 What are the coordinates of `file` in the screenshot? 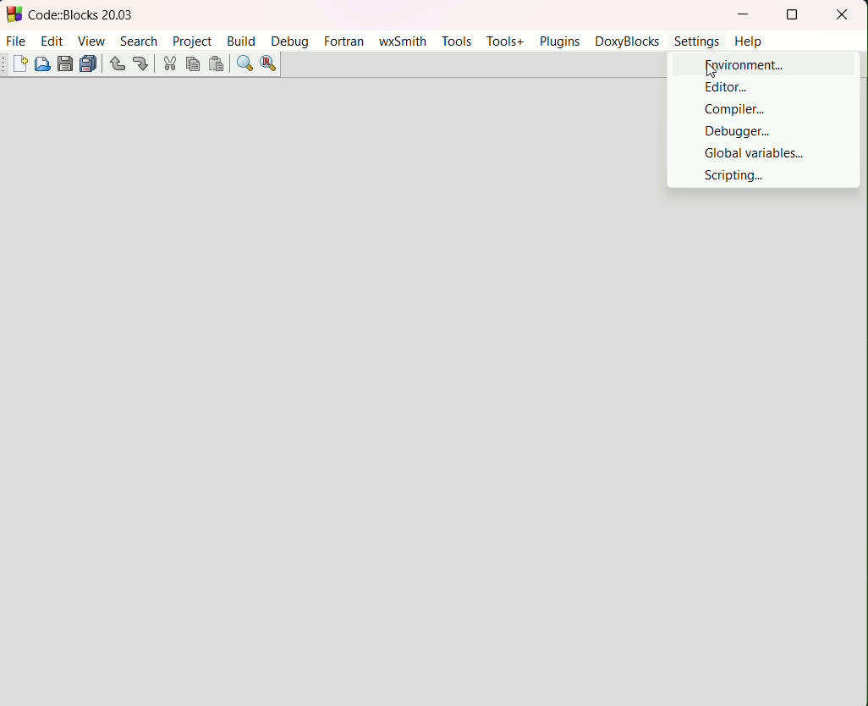 It's located at (17, 40).